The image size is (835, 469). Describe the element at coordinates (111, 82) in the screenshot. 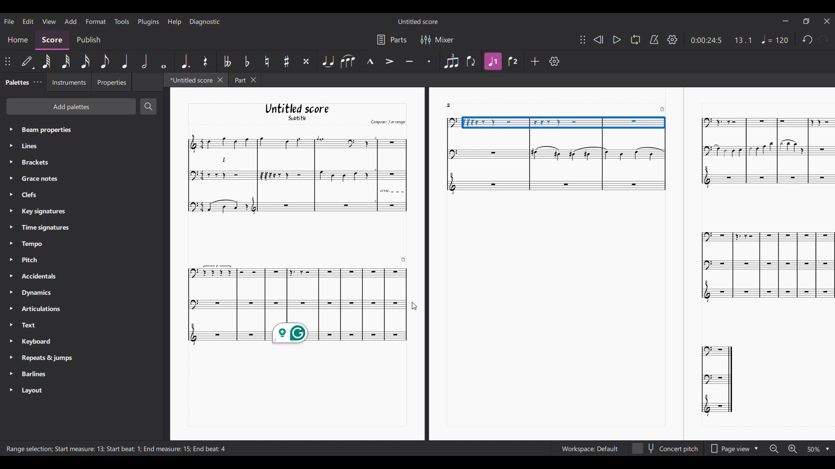

I see `Properties ` at that location.